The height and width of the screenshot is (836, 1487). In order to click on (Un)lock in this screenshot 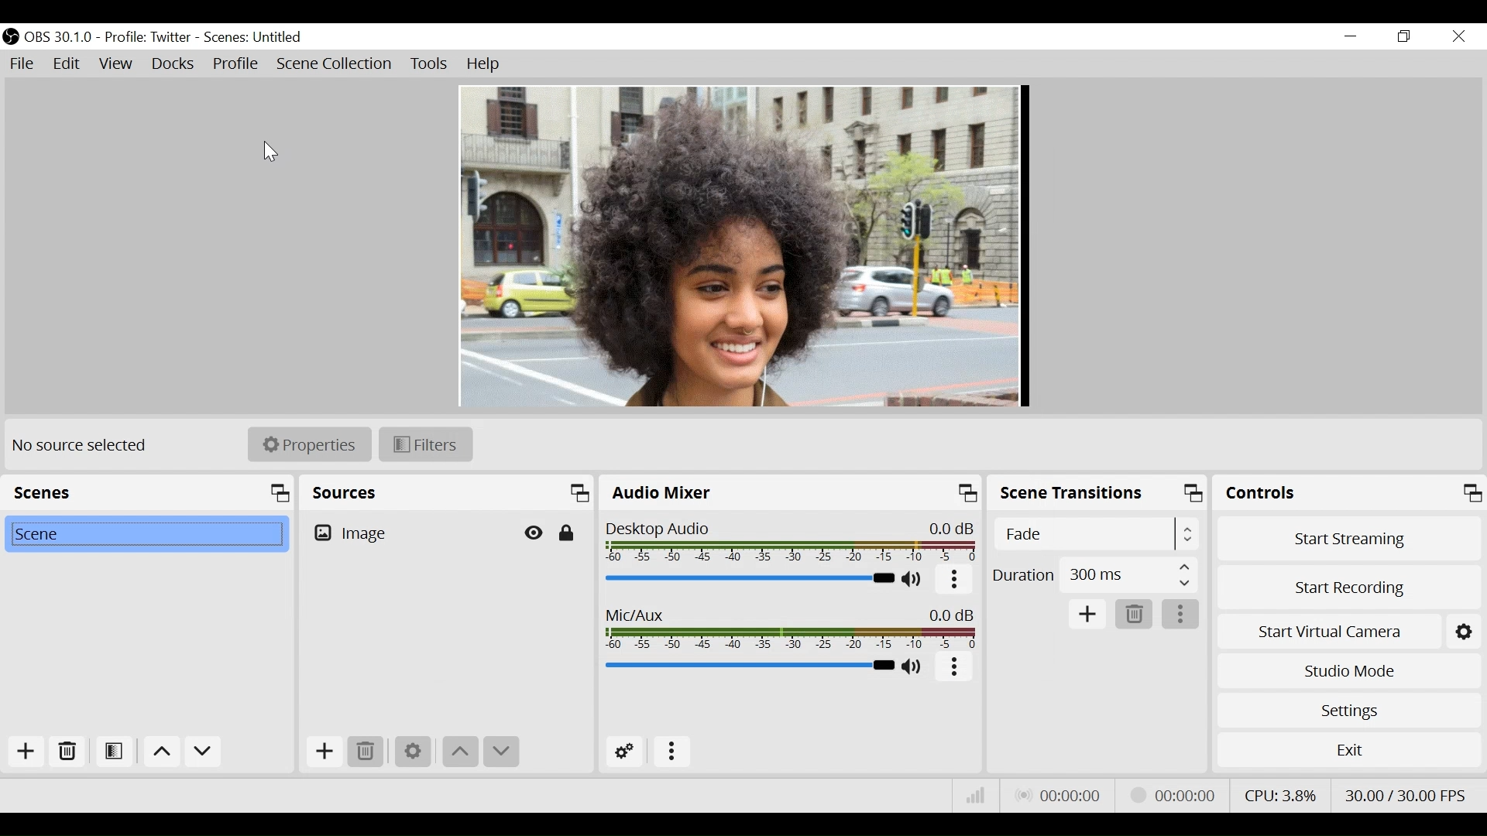, I will do `click(566, 533)`.